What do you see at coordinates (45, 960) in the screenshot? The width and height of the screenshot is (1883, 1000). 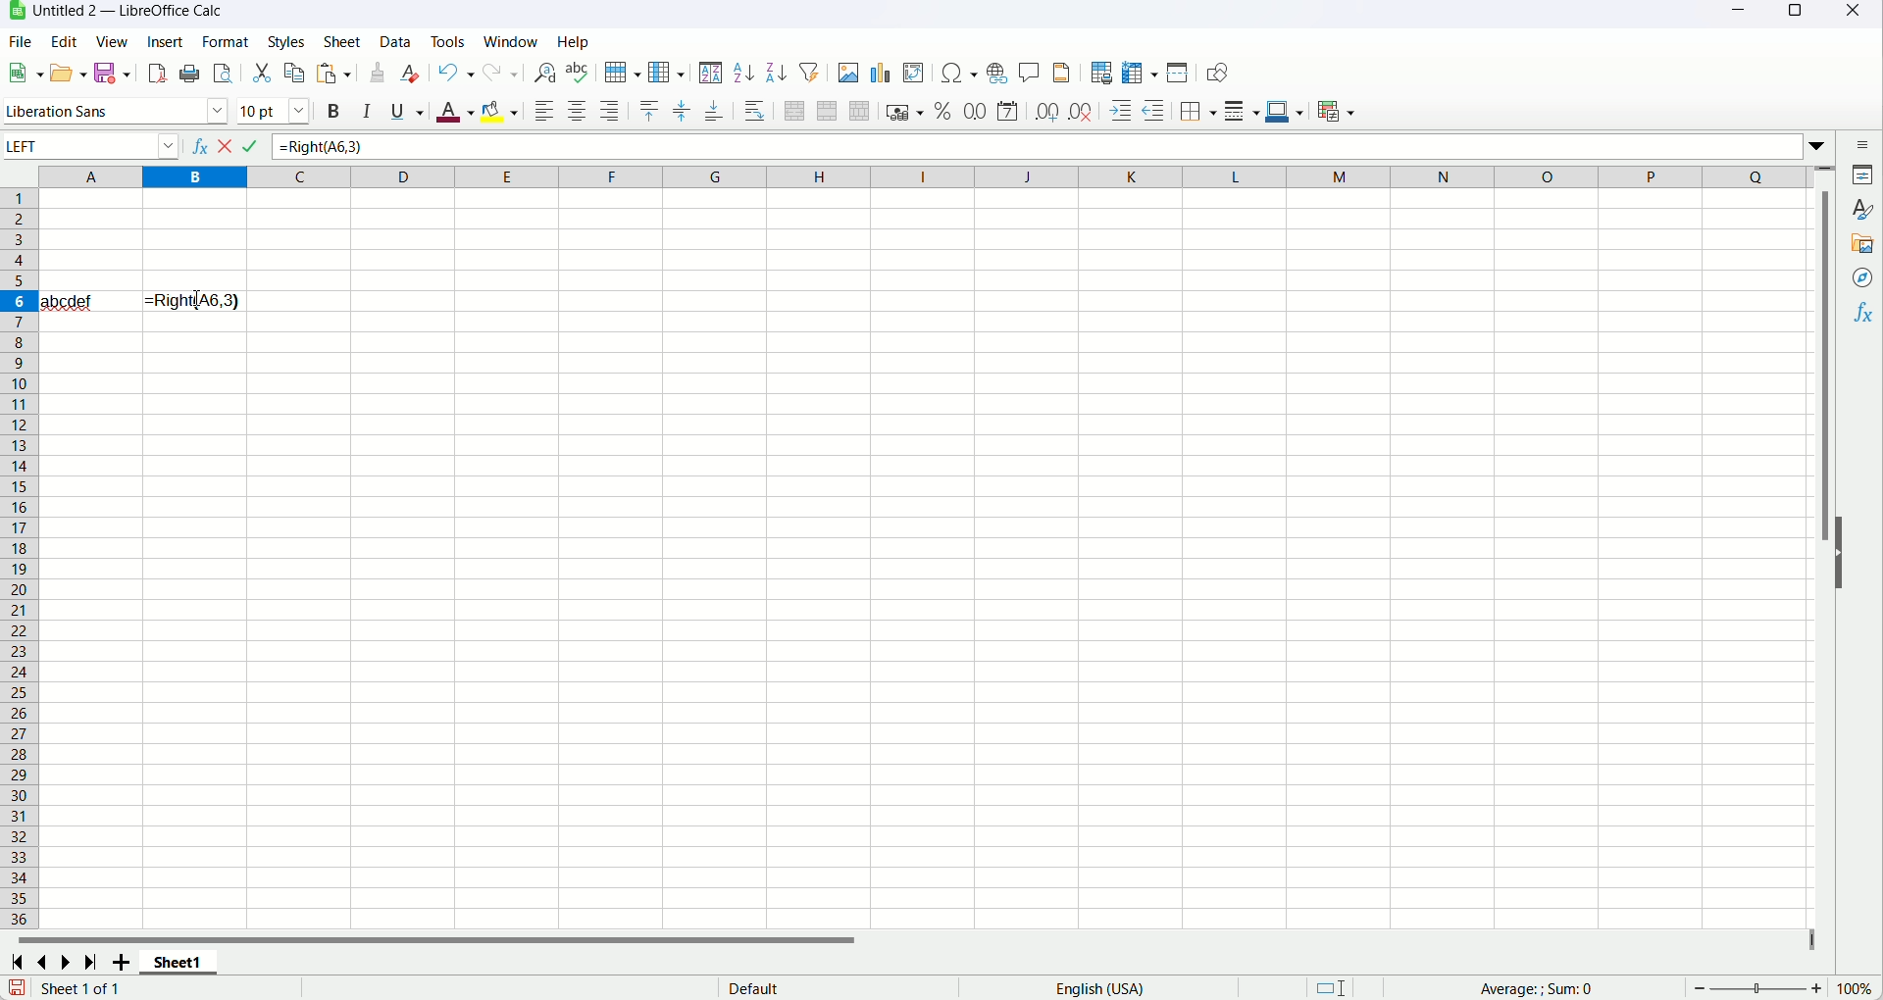 I see `scroll to previous sheet` at bounding box center [45, 960].